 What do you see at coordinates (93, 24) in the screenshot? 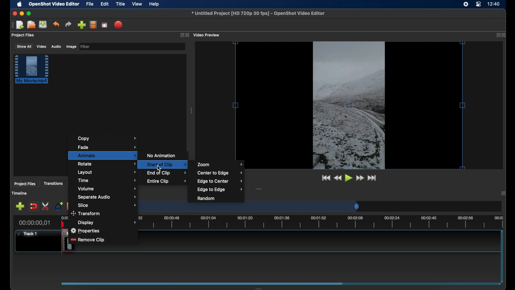
I see `explore profiles` at bounding box center [93, 24].